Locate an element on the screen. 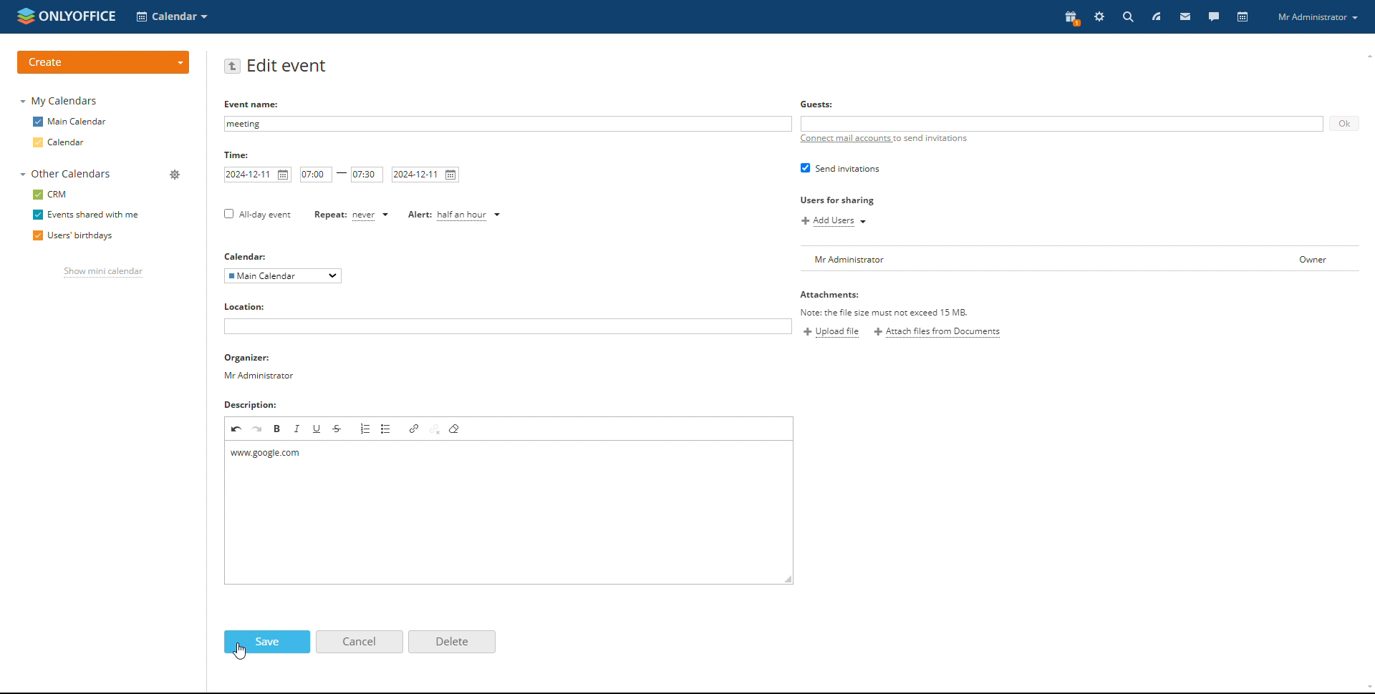  manage is located at coordinates (175, 176).